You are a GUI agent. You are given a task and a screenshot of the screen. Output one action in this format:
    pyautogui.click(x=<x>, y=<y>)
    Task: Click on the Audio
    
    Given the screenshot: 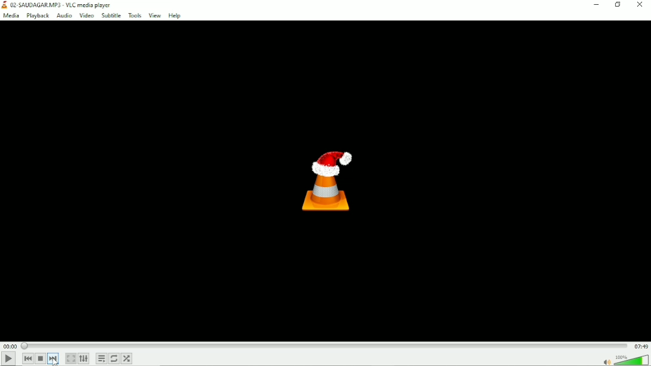 What is the action you would take?
    pyautogui.click(x=63, y=15)
    